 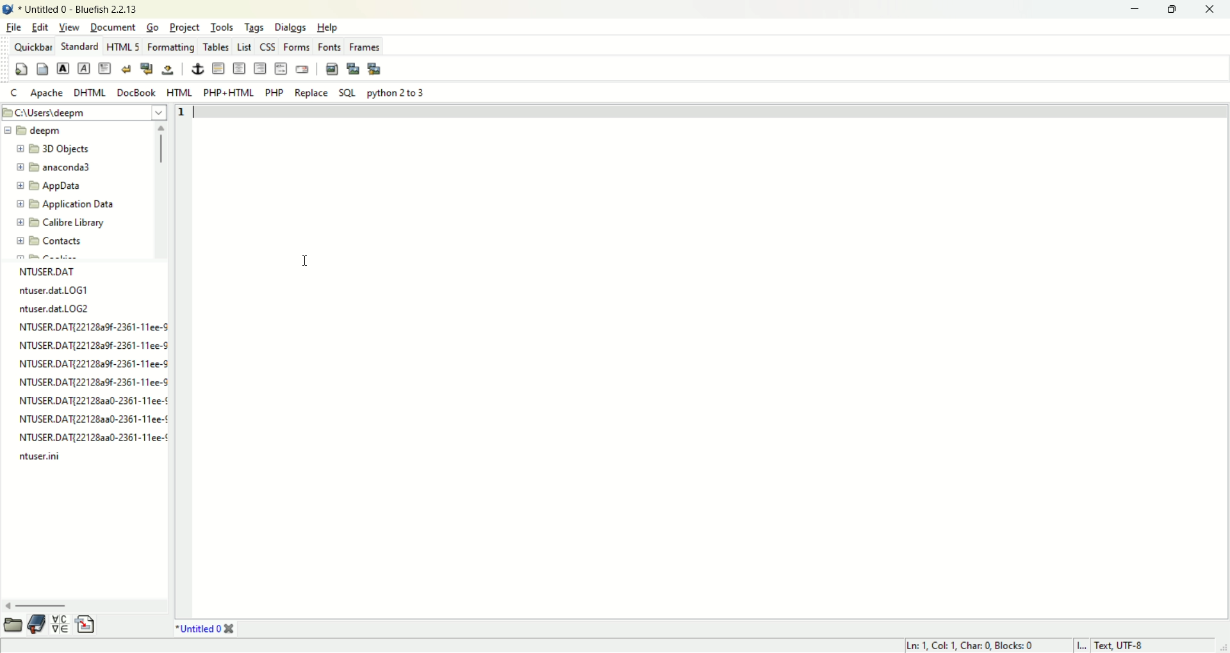 I want to click on file name, so click(x=51, y=271).